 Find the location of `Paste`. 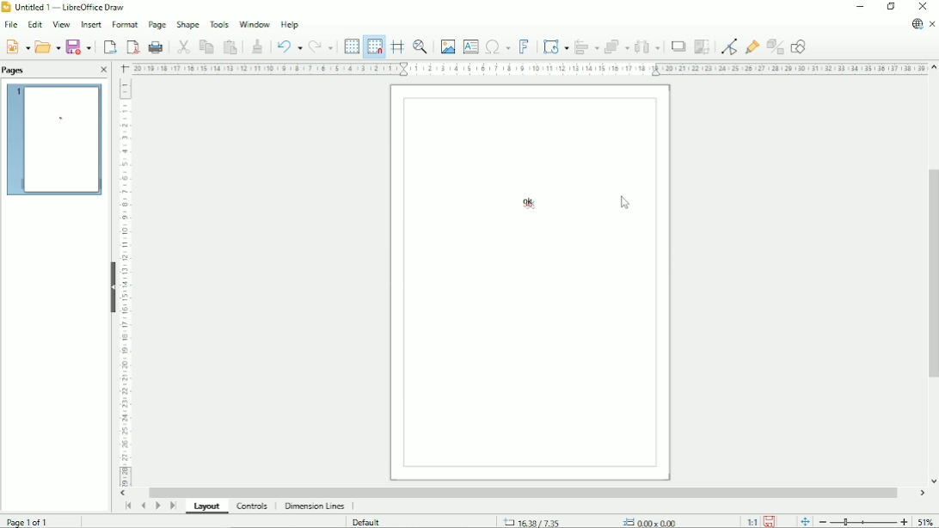

Paste is located at coordinates (231, 46).